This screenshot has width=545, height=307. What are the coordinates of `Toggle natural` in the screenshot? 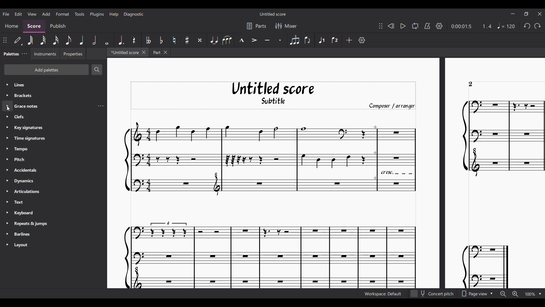 It's located at (174, 40).